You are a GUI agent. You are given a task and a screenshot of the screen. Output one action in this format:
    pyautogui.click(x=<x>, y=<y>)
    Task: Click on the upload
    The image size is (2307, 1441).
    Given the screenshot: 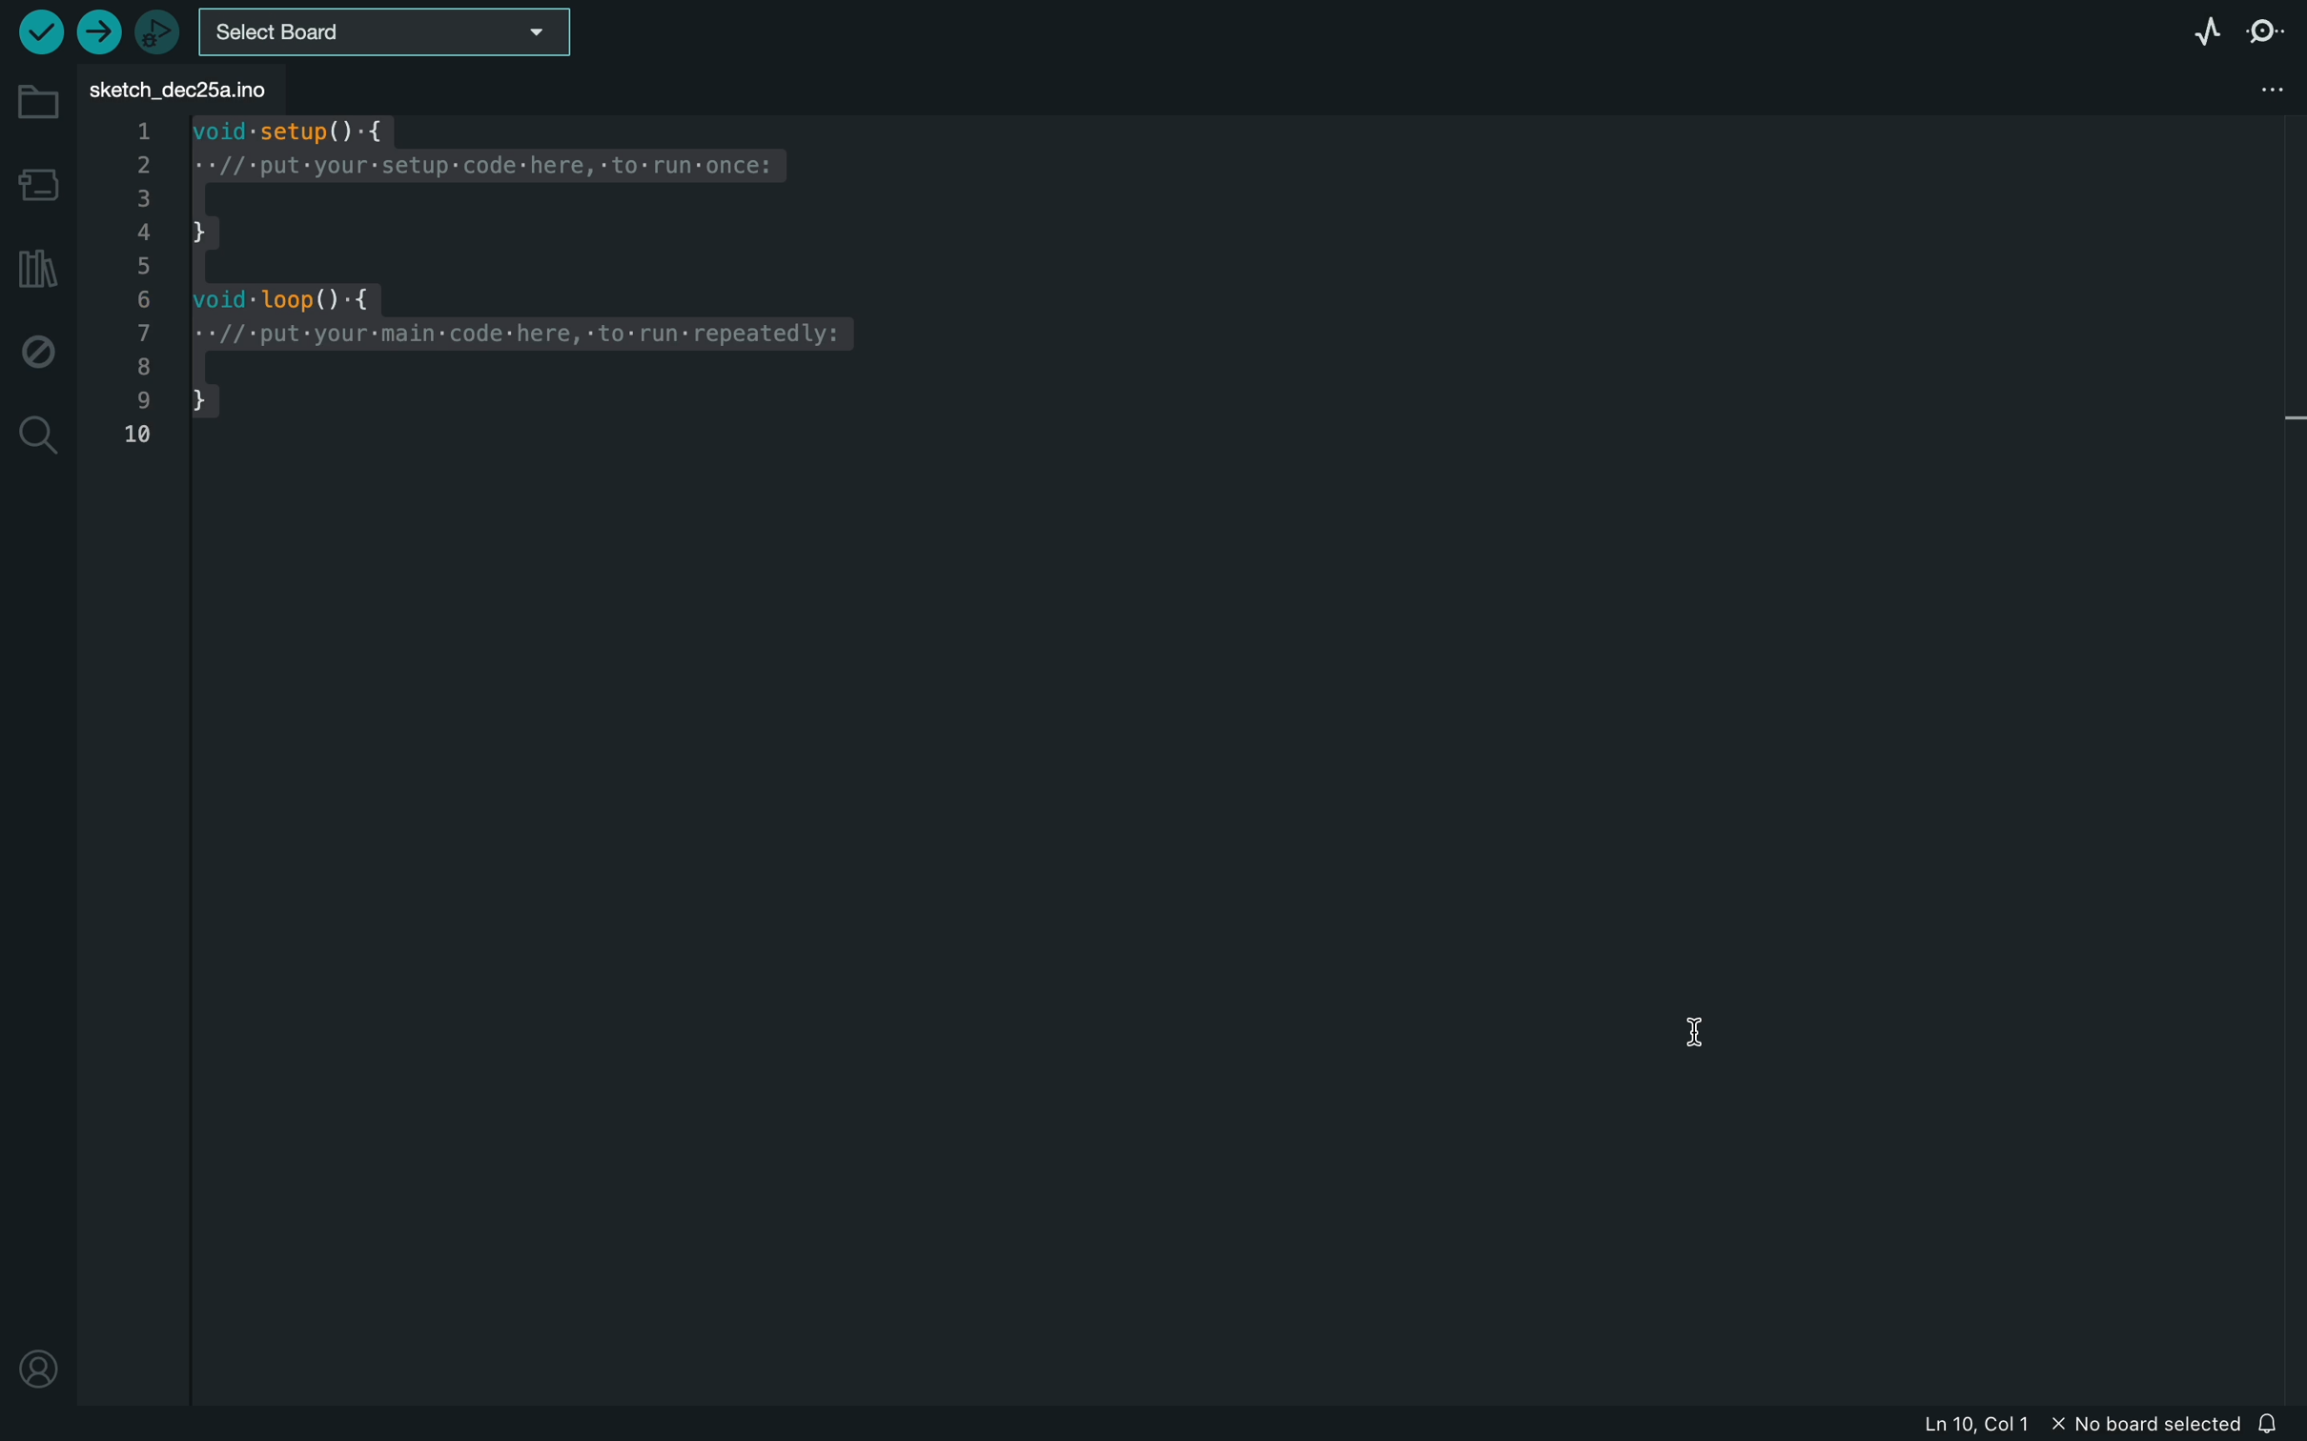 What is the action you would take?
    pyautogui.click(x=95, y=30)
    